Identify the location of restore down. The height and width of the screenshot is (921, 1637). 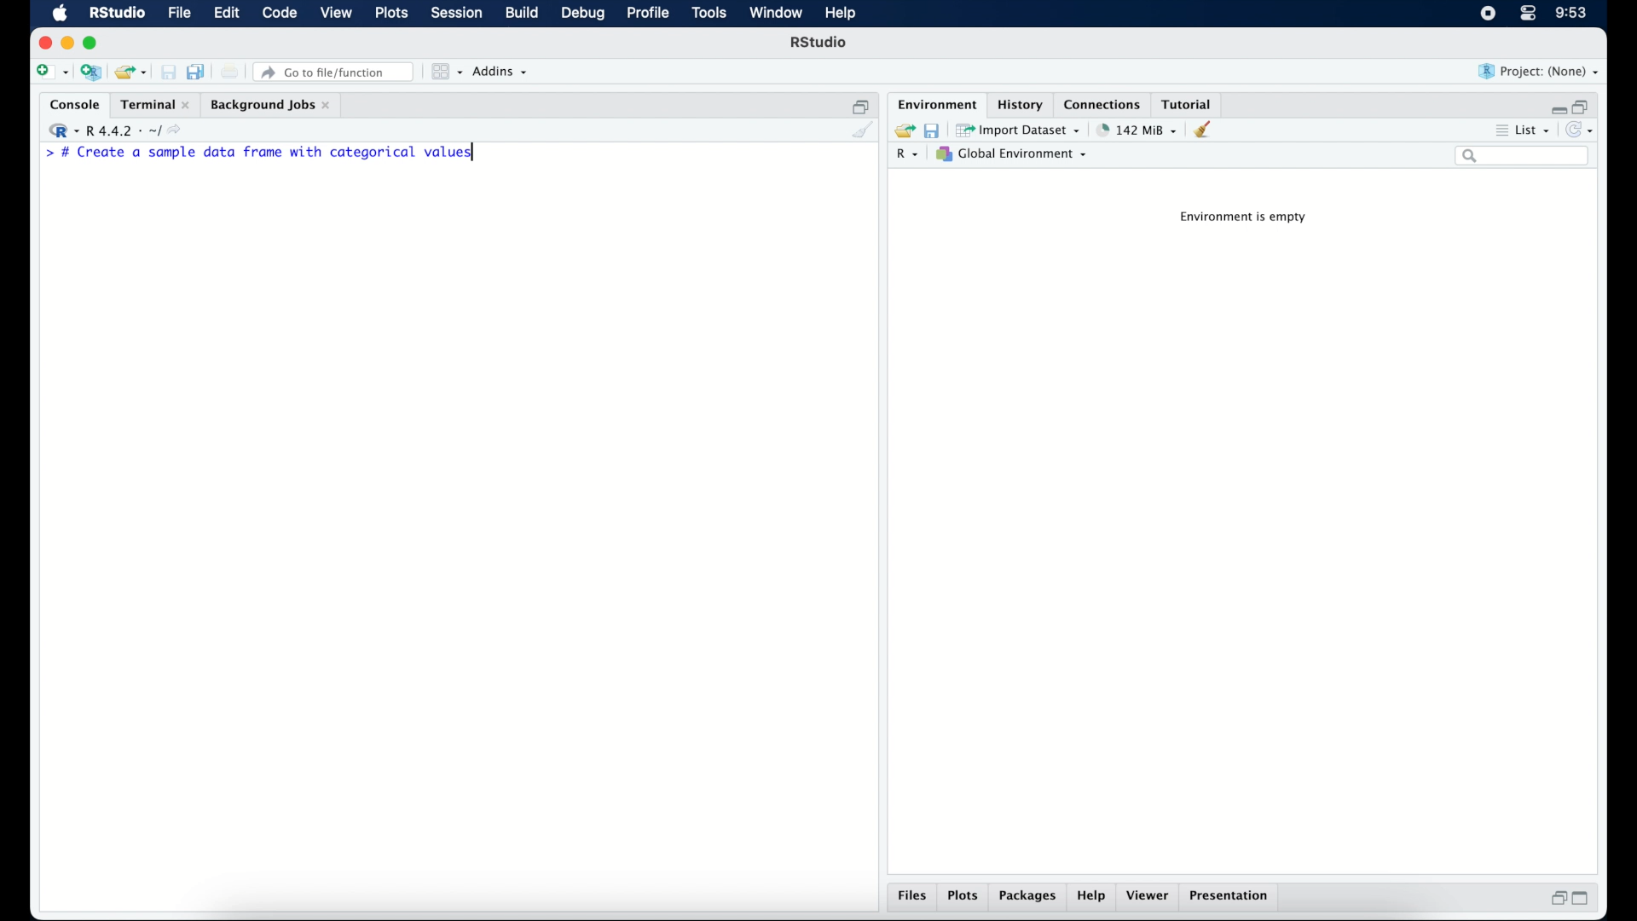
(860, 103).